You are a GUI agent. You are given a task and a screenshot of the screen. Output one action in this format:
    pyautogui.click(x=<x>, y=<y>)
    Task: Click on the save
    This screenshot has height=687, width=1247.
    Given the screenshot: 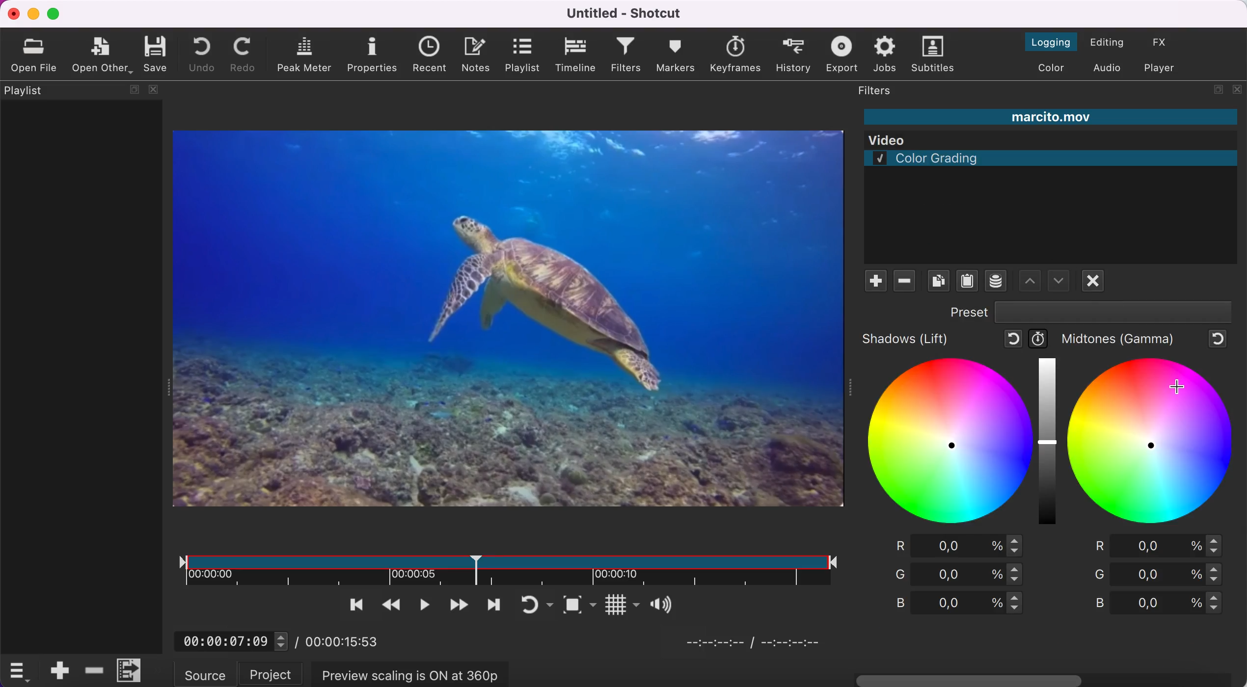 What is the action you would take?
    pyautogui.click(x=159, y=54)
    